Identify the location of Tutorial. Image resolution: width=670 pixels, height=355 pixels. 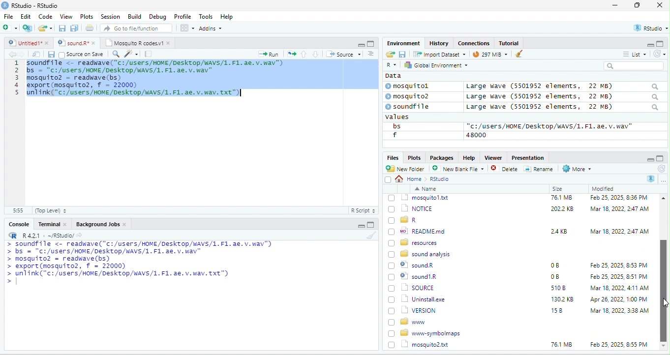
(510, 43).